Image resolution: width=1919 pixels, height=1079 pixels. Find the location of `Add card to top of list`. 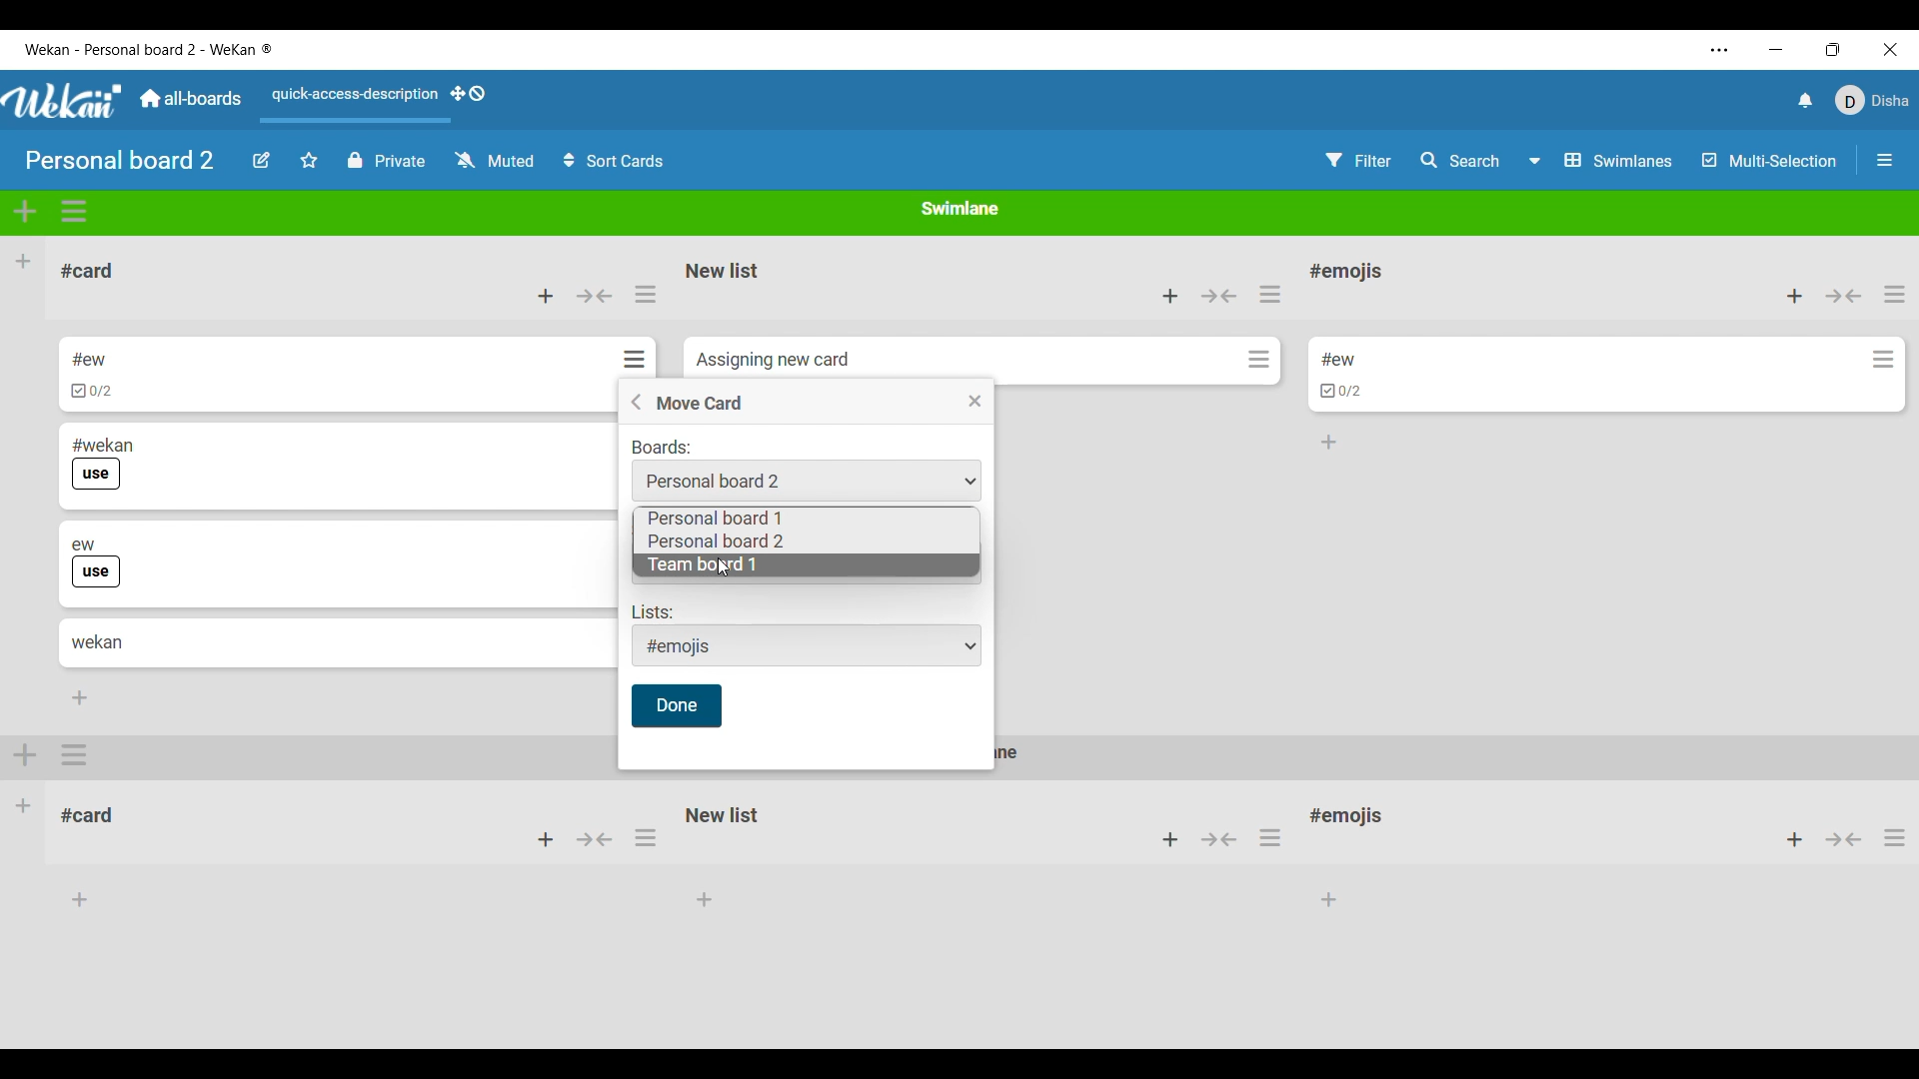

Add card to top of list is located at coordinates (1170, 296).